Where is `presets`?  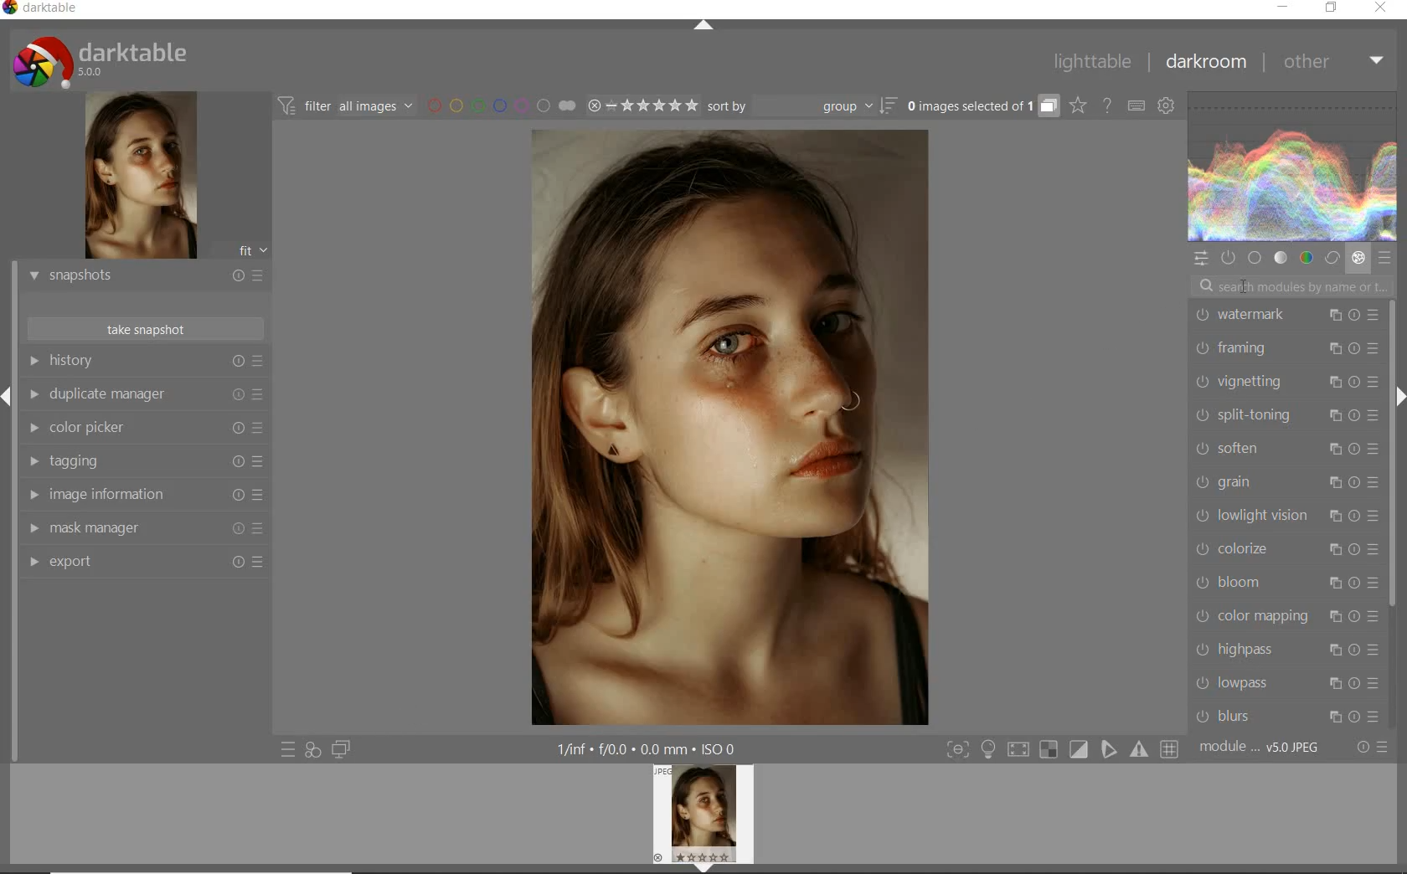
presets is located at coordinates (1384, 258).